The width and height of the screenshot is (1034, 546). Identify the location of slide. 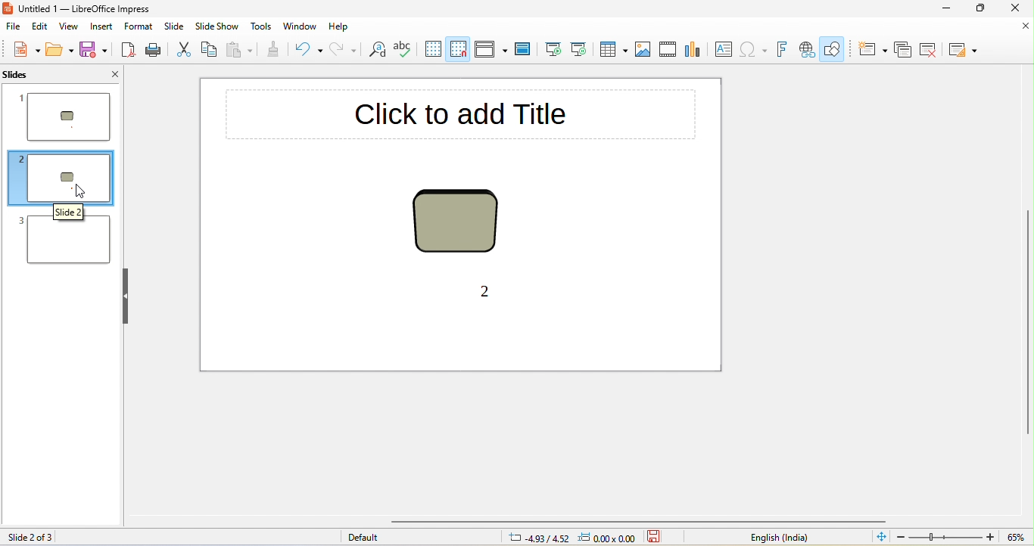
(173, 27).